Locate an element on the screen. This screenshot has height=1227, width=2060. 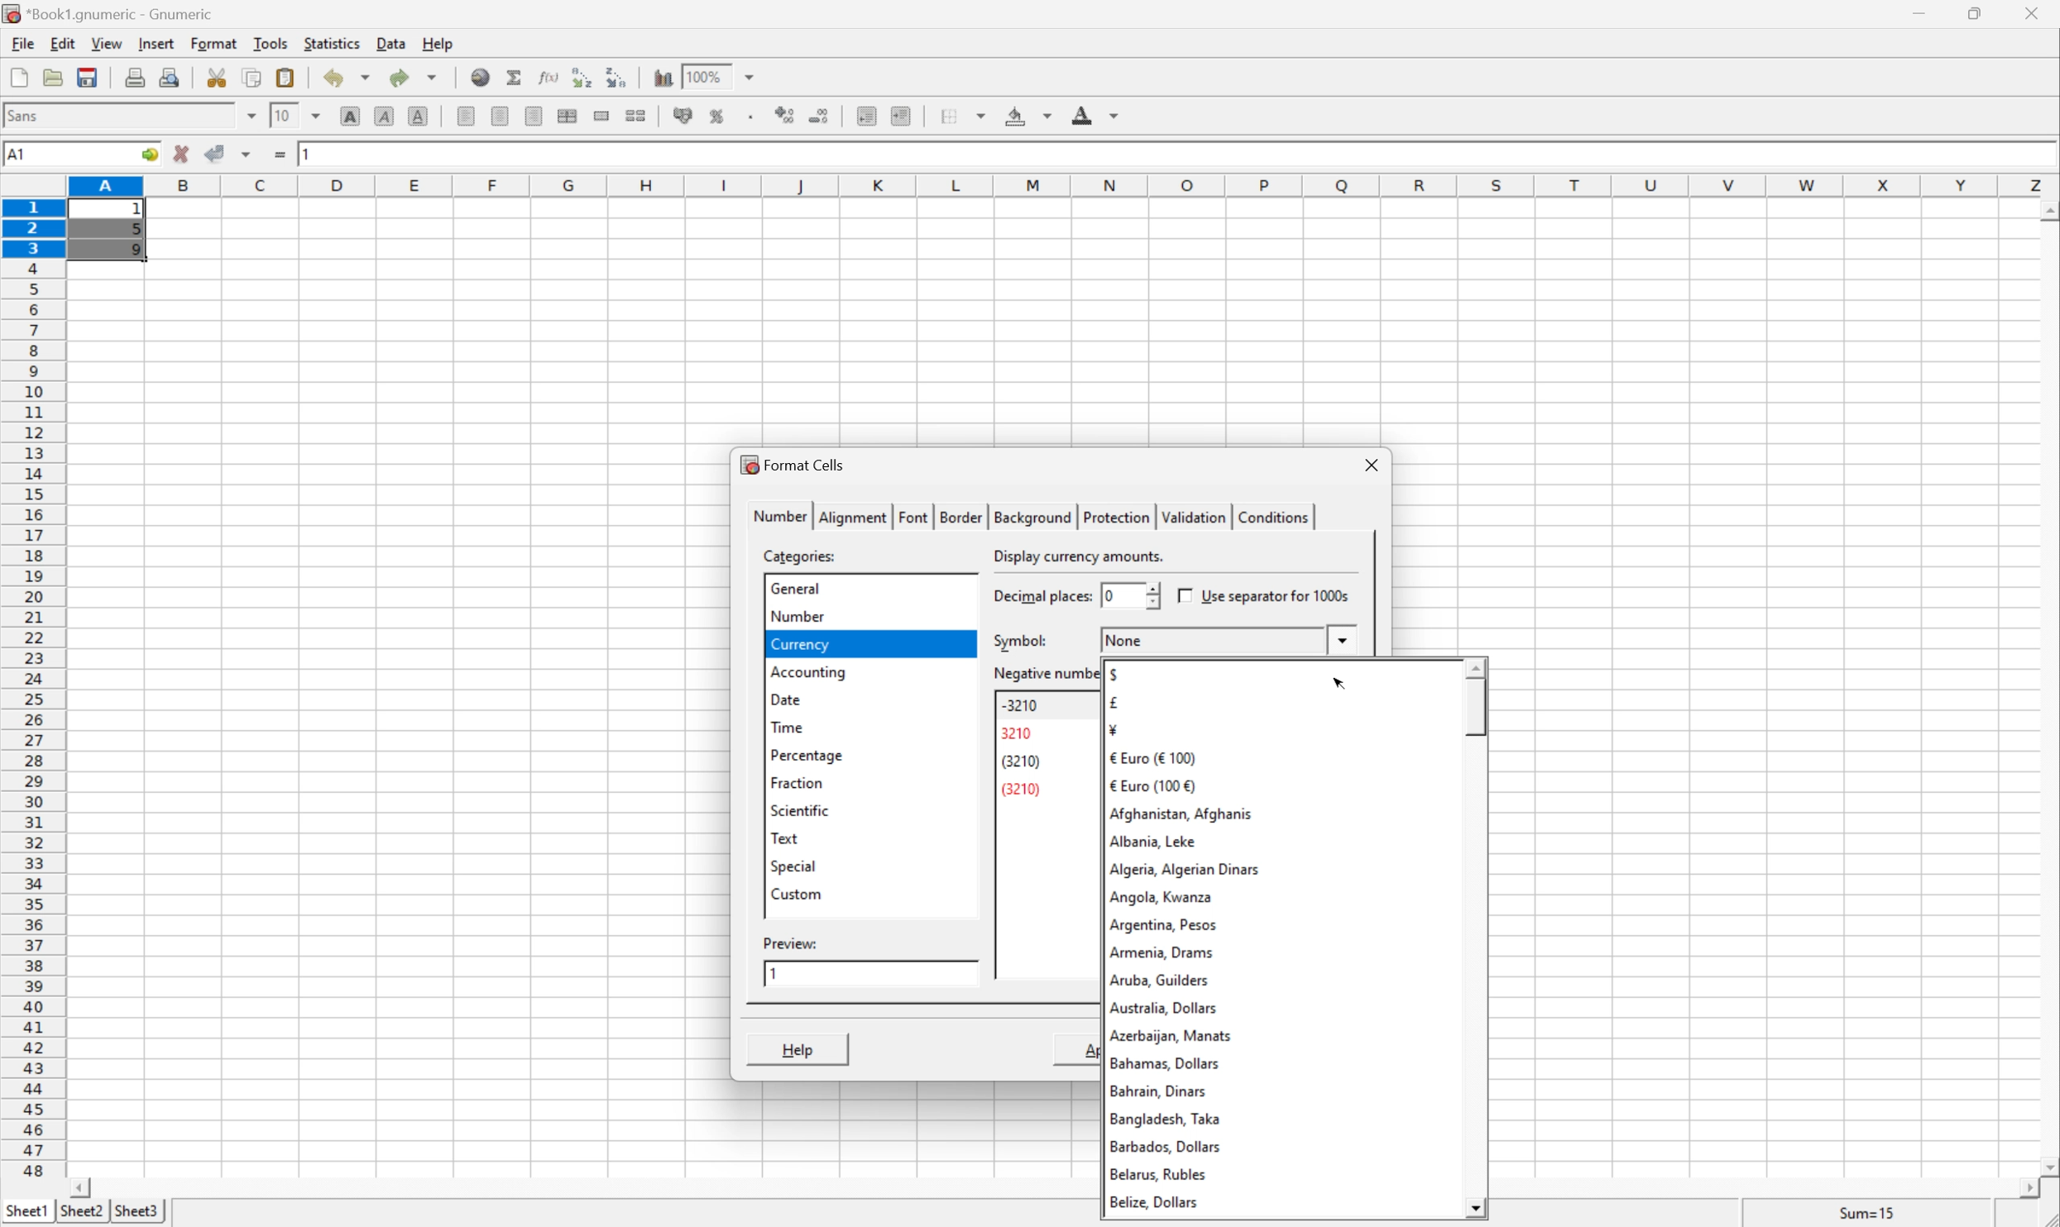
time is located at coordinates (786, 726).